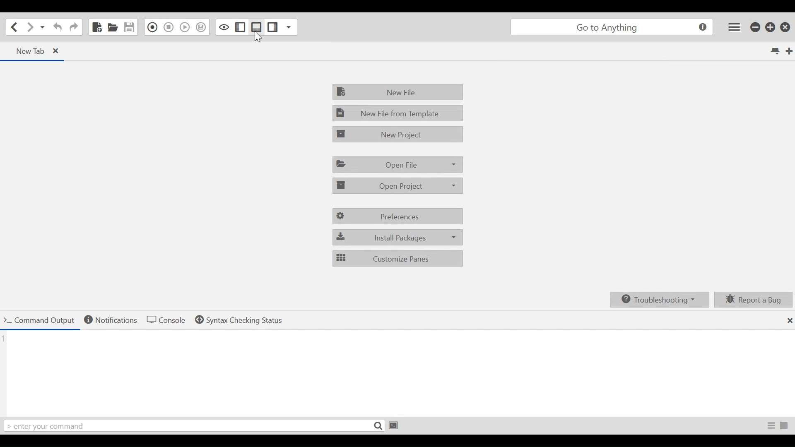 The width and height of the screenshot is (795, 447). I want to click on Show specific Sidebar, so click(289, 27).